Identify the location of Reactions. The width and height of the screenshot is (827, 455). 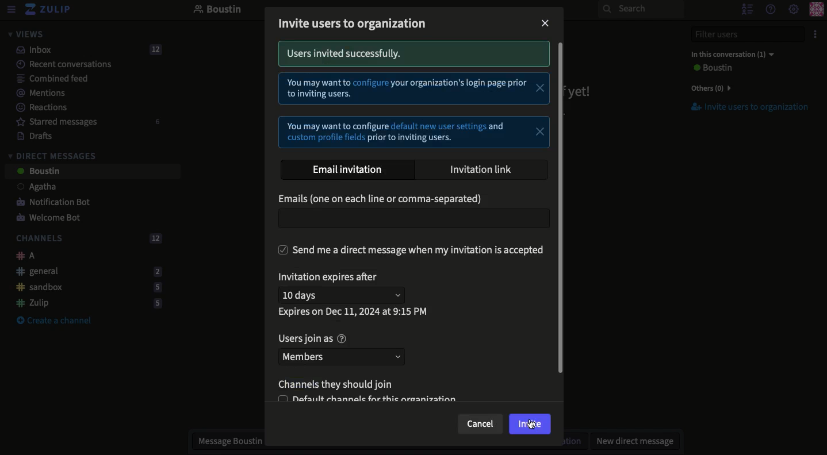
(40, 109).